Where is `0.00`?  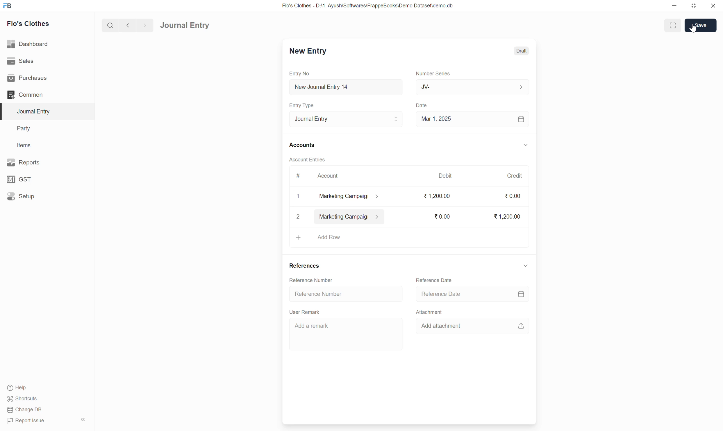
0.00 is located at coordinates (441, 216).